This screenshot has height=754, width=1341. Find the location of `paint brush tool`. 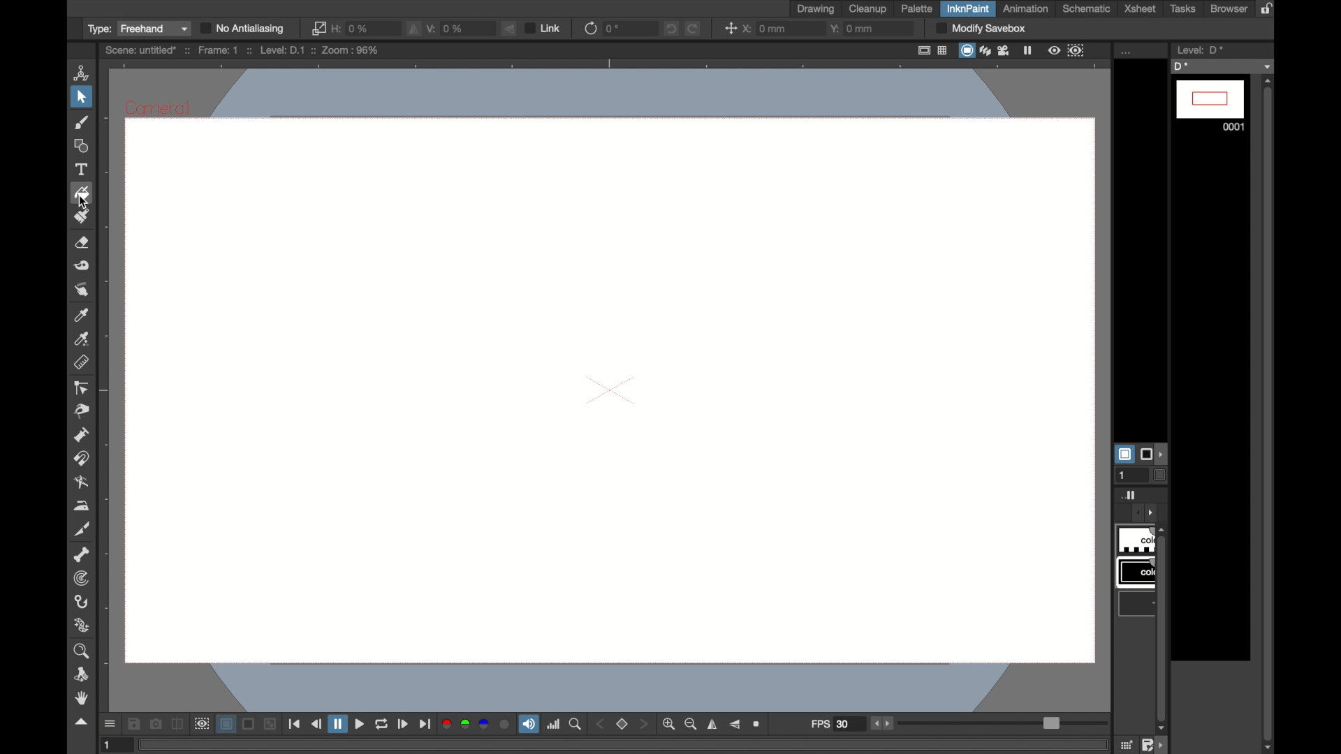

paint brush tool is located at coordinates (81, 216).